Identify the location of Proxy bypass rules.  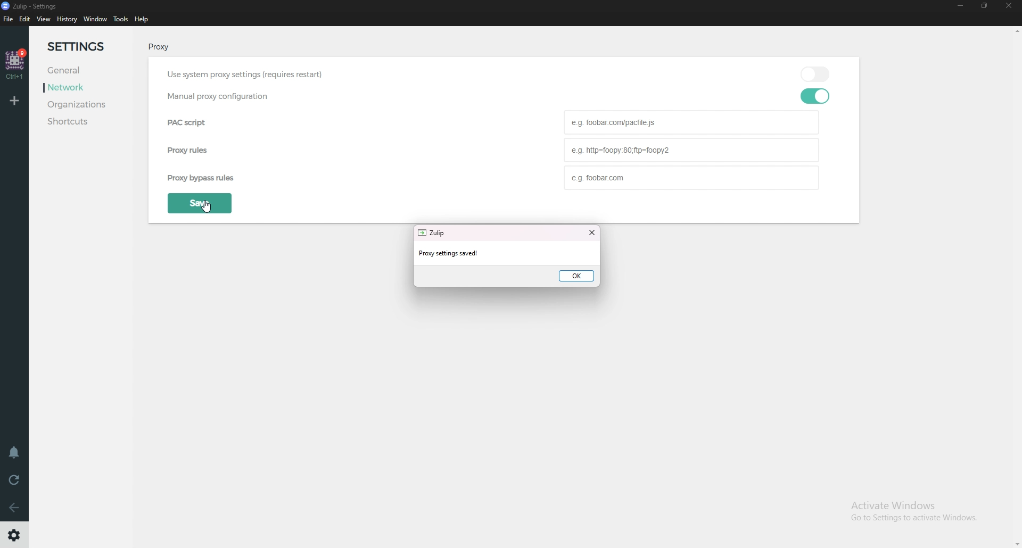
(691, 177).